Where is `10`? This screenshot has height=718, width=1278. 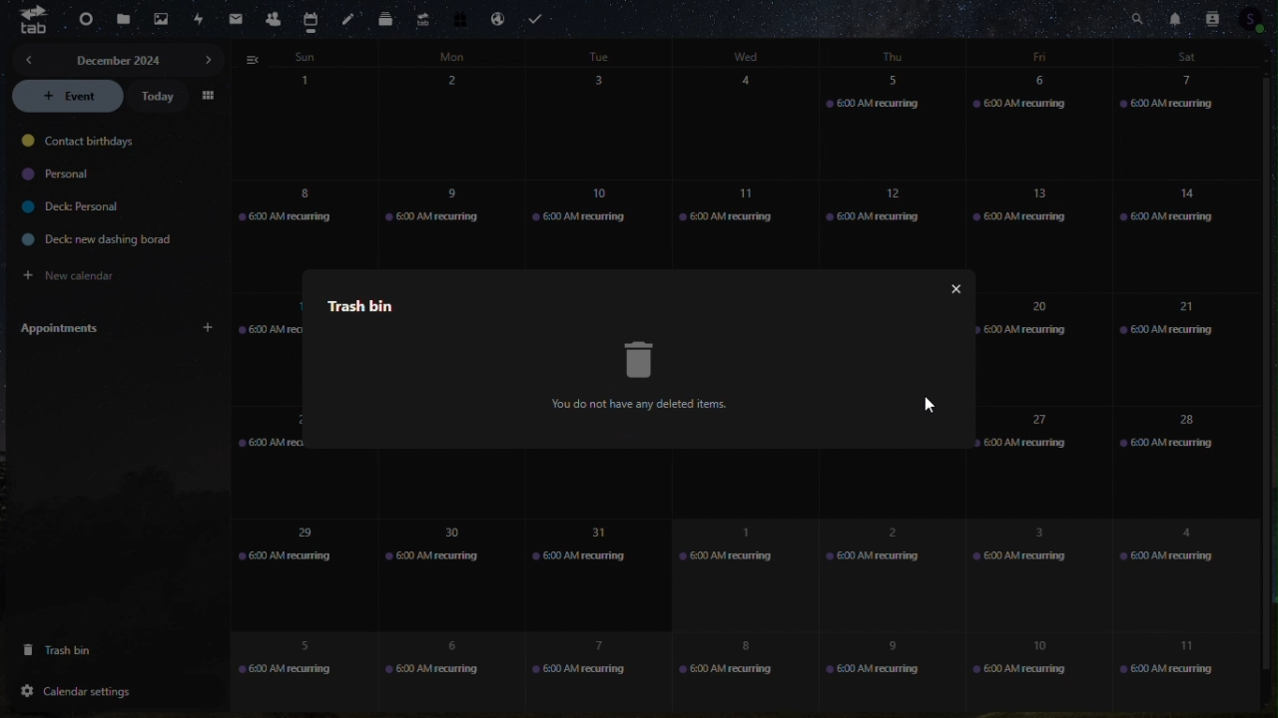
10 is located at coordinates (593, 206).